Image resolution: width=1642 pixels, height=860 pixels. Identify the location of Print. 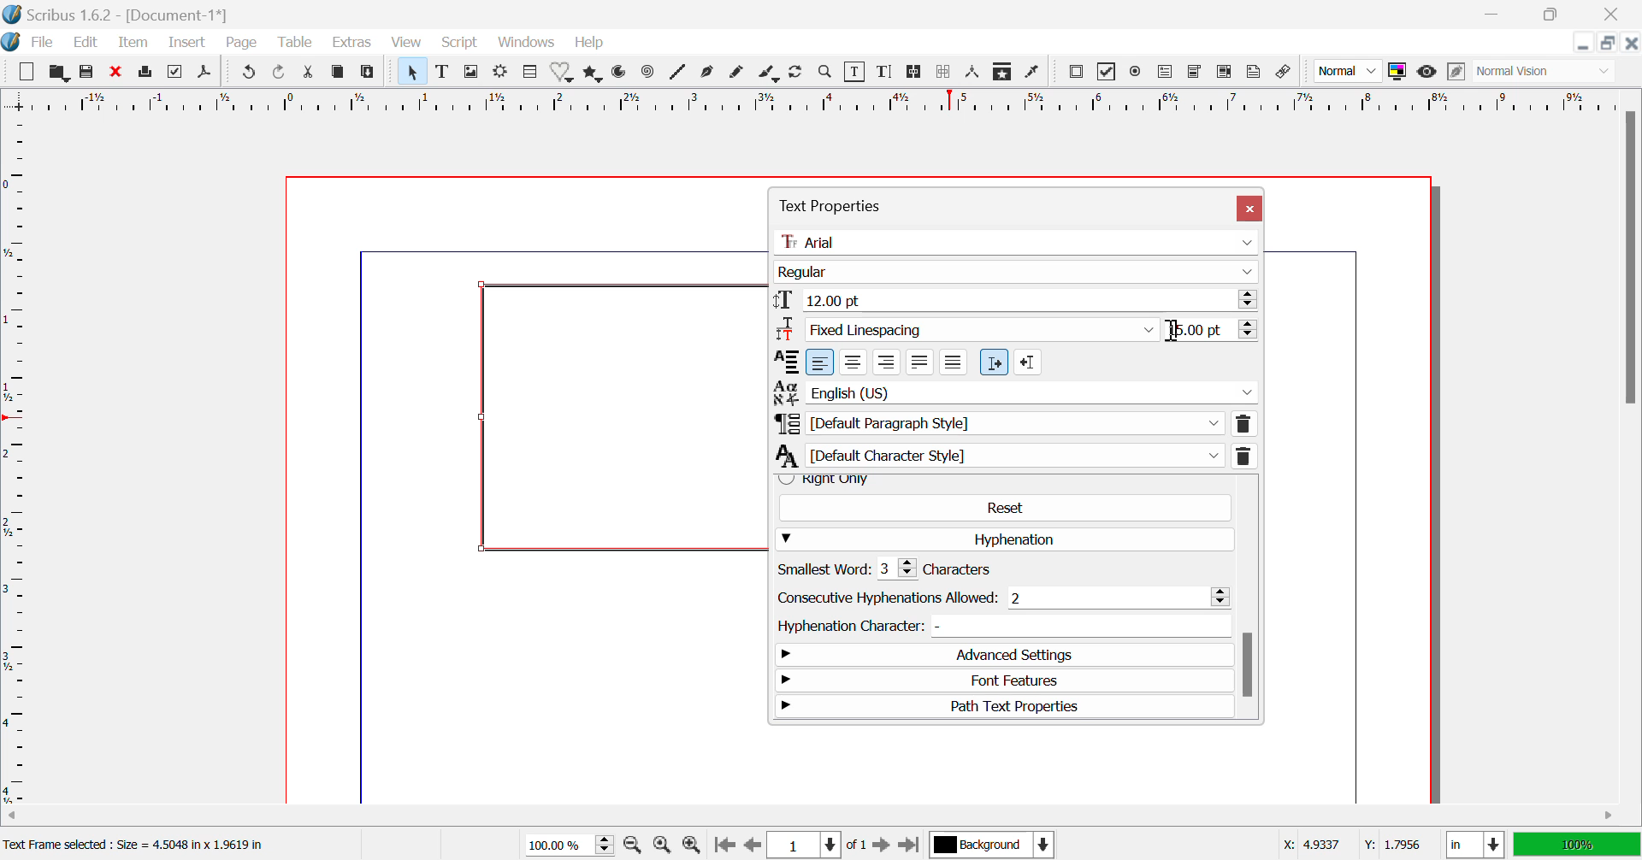
(145, 74).